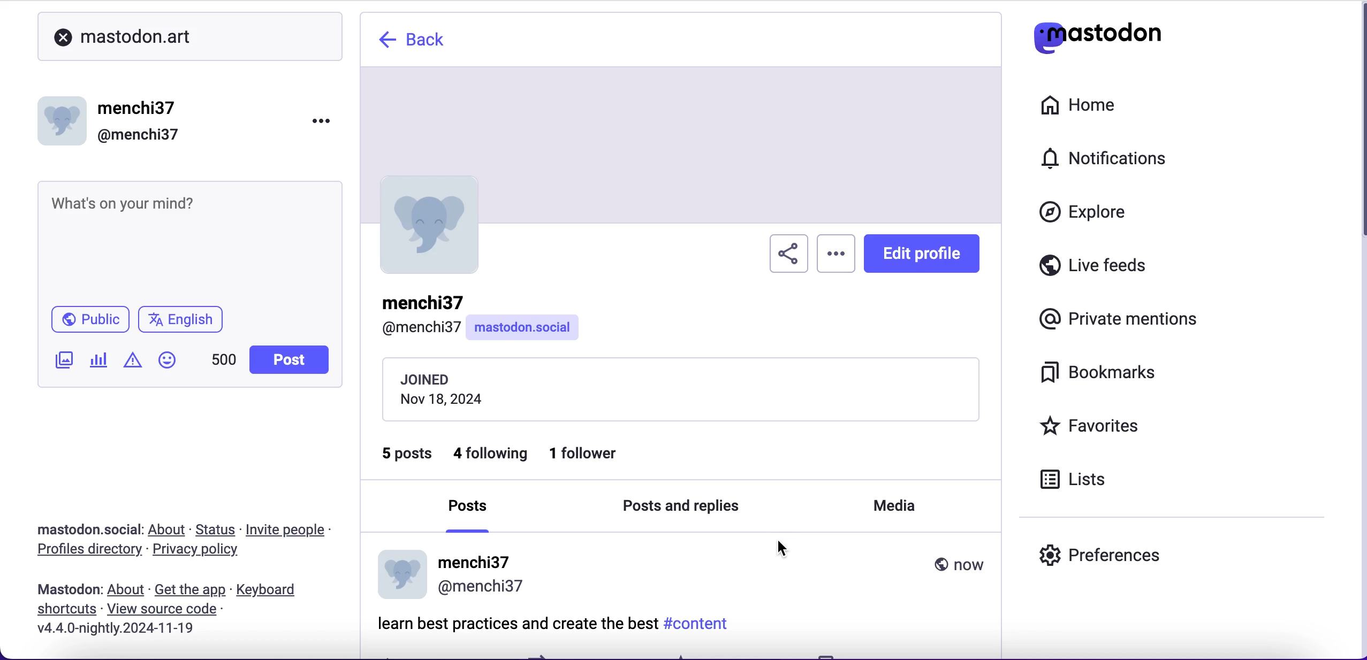  I want to click on privacy policy, so click(200, 552).